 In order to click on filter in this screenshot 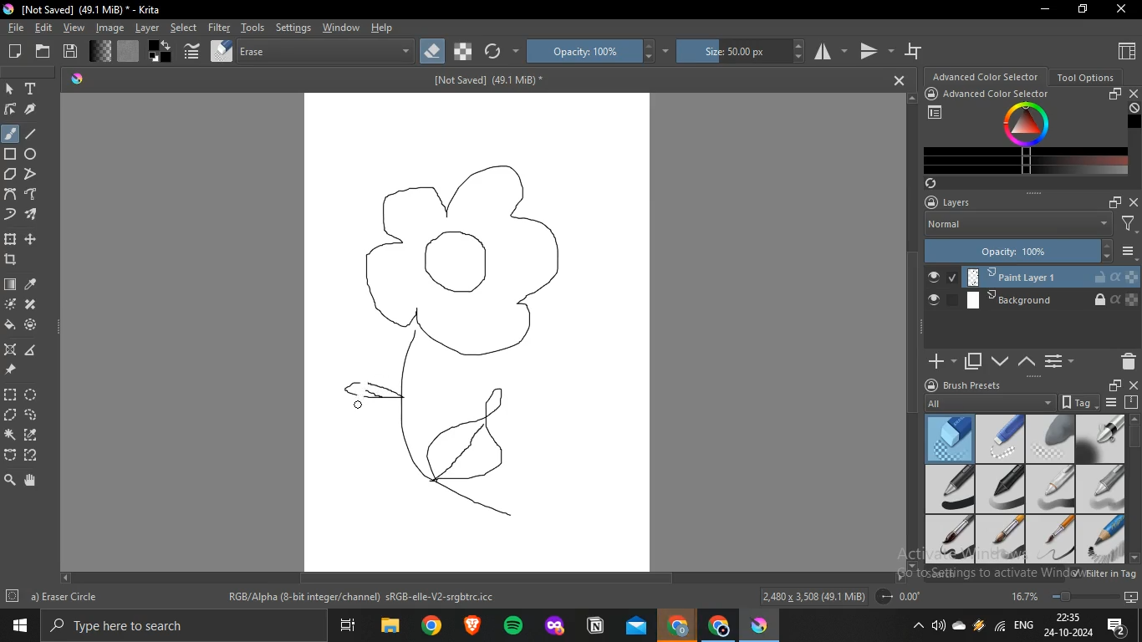, I will do `click(217, 28)`.